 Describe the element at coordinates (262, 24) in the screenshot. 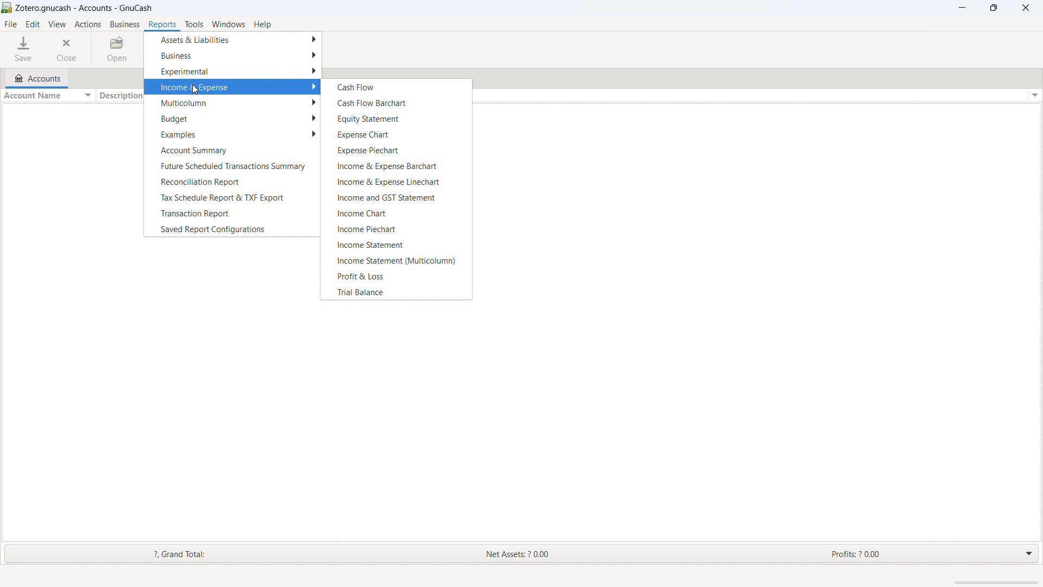

I see `help` at that location.